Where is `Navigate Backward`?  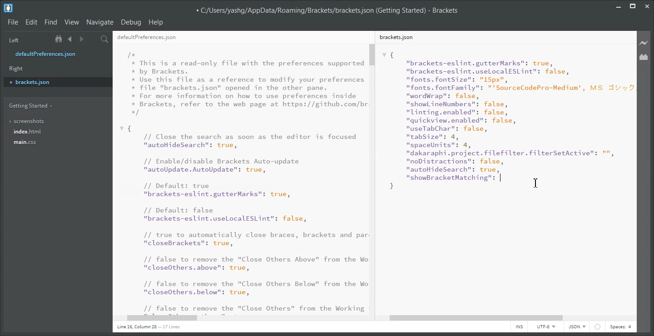
Navigate Backward is located at coordinates (70, 39).